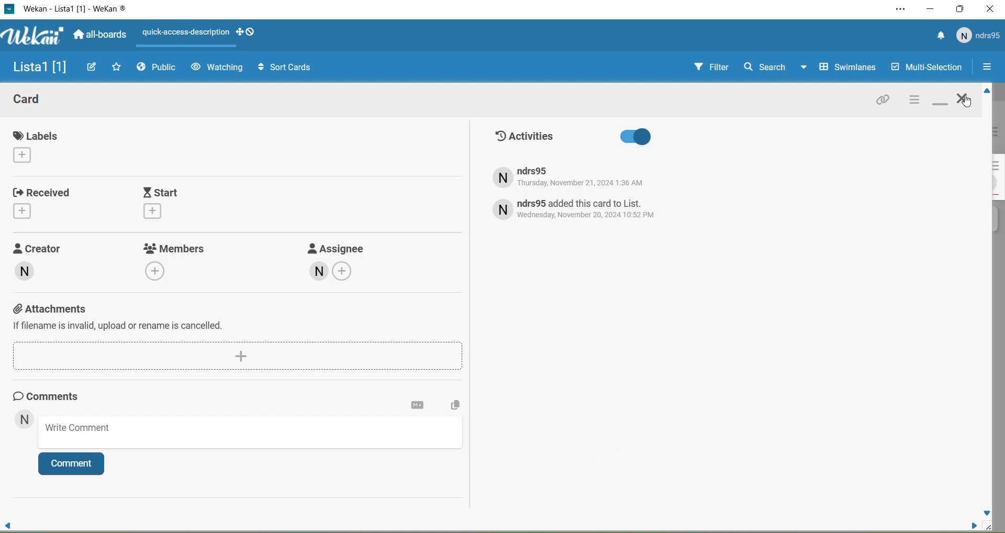 This screenshot has height=533, width=1005. Describe the element at coordinates (334, 262) in the screenshot. I see `Asignee` at that location.